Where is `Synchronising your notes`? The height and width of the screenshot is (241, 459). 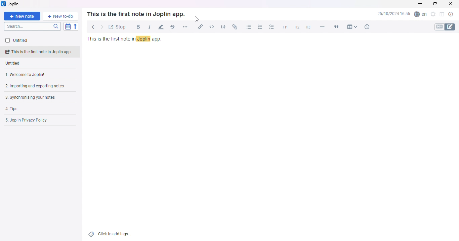 Synchronising your notes is located at coordinates (35, 97).